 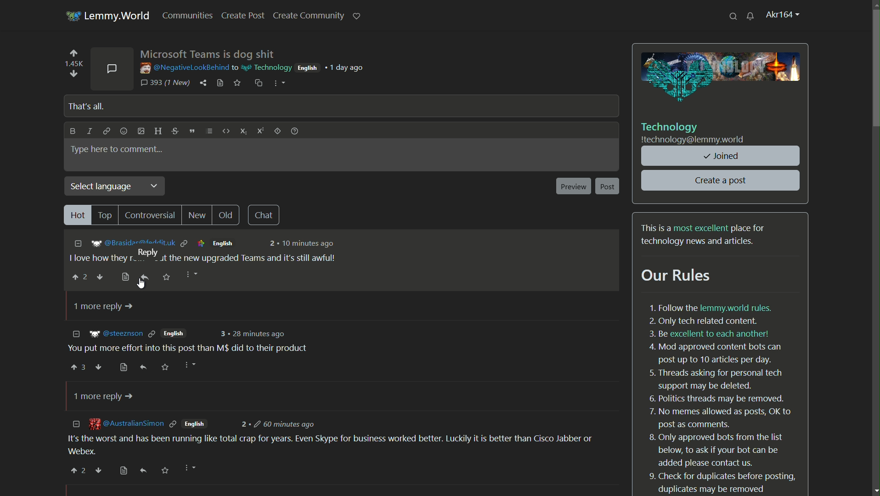 I want to click on chat, so click(x=265, y=215).